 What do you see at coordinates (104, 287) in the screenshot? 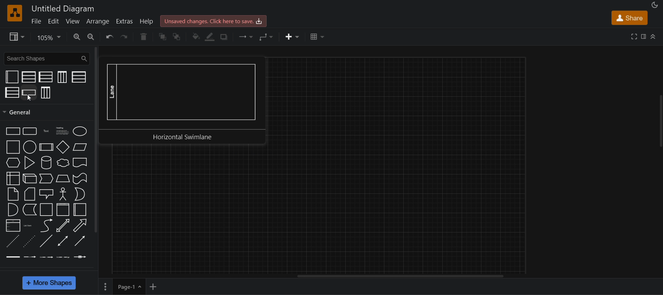
I see `options` at bounding box center [104, 287].